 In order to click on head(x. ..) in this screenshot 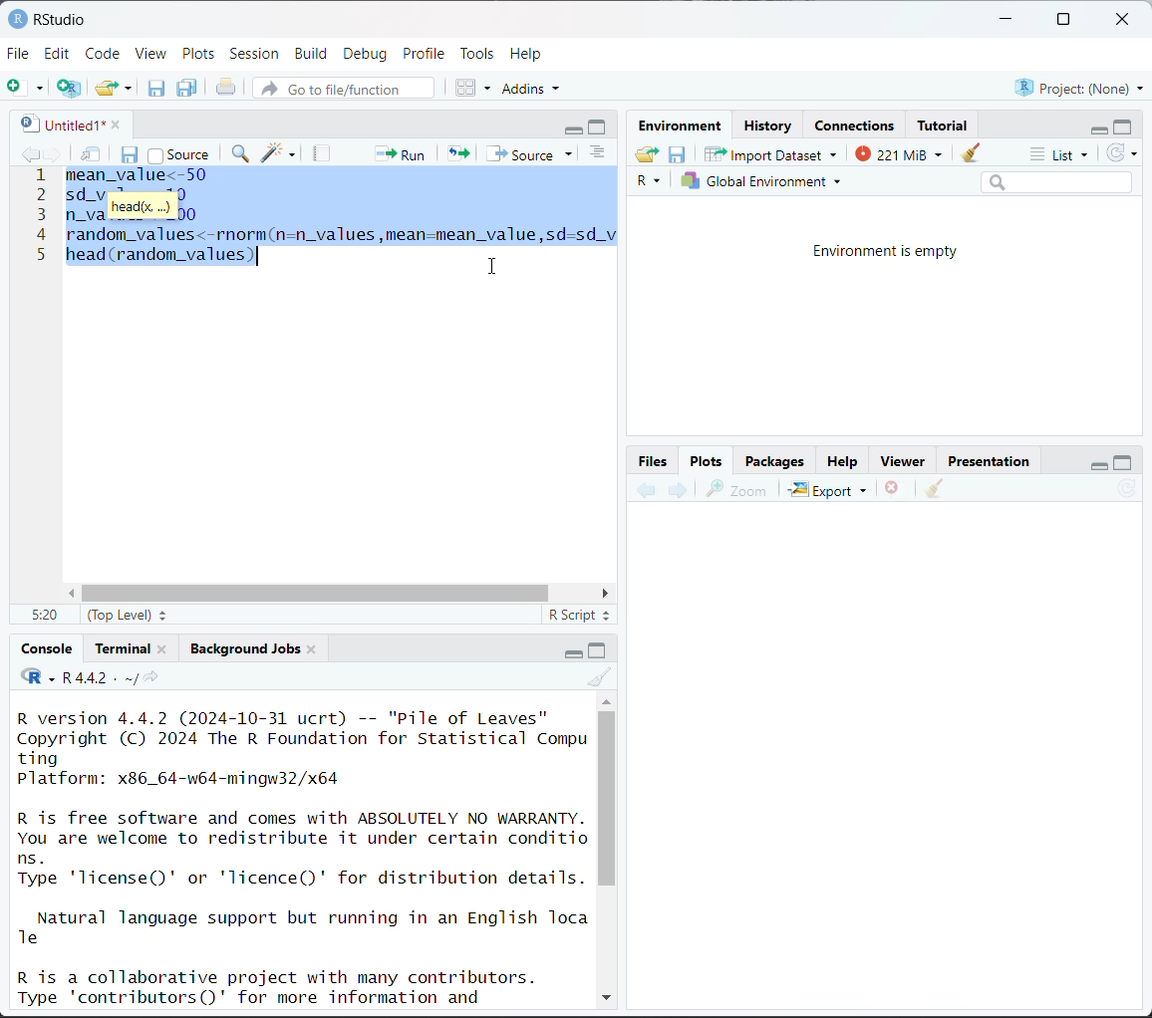, I will do `click(140, 207)`.